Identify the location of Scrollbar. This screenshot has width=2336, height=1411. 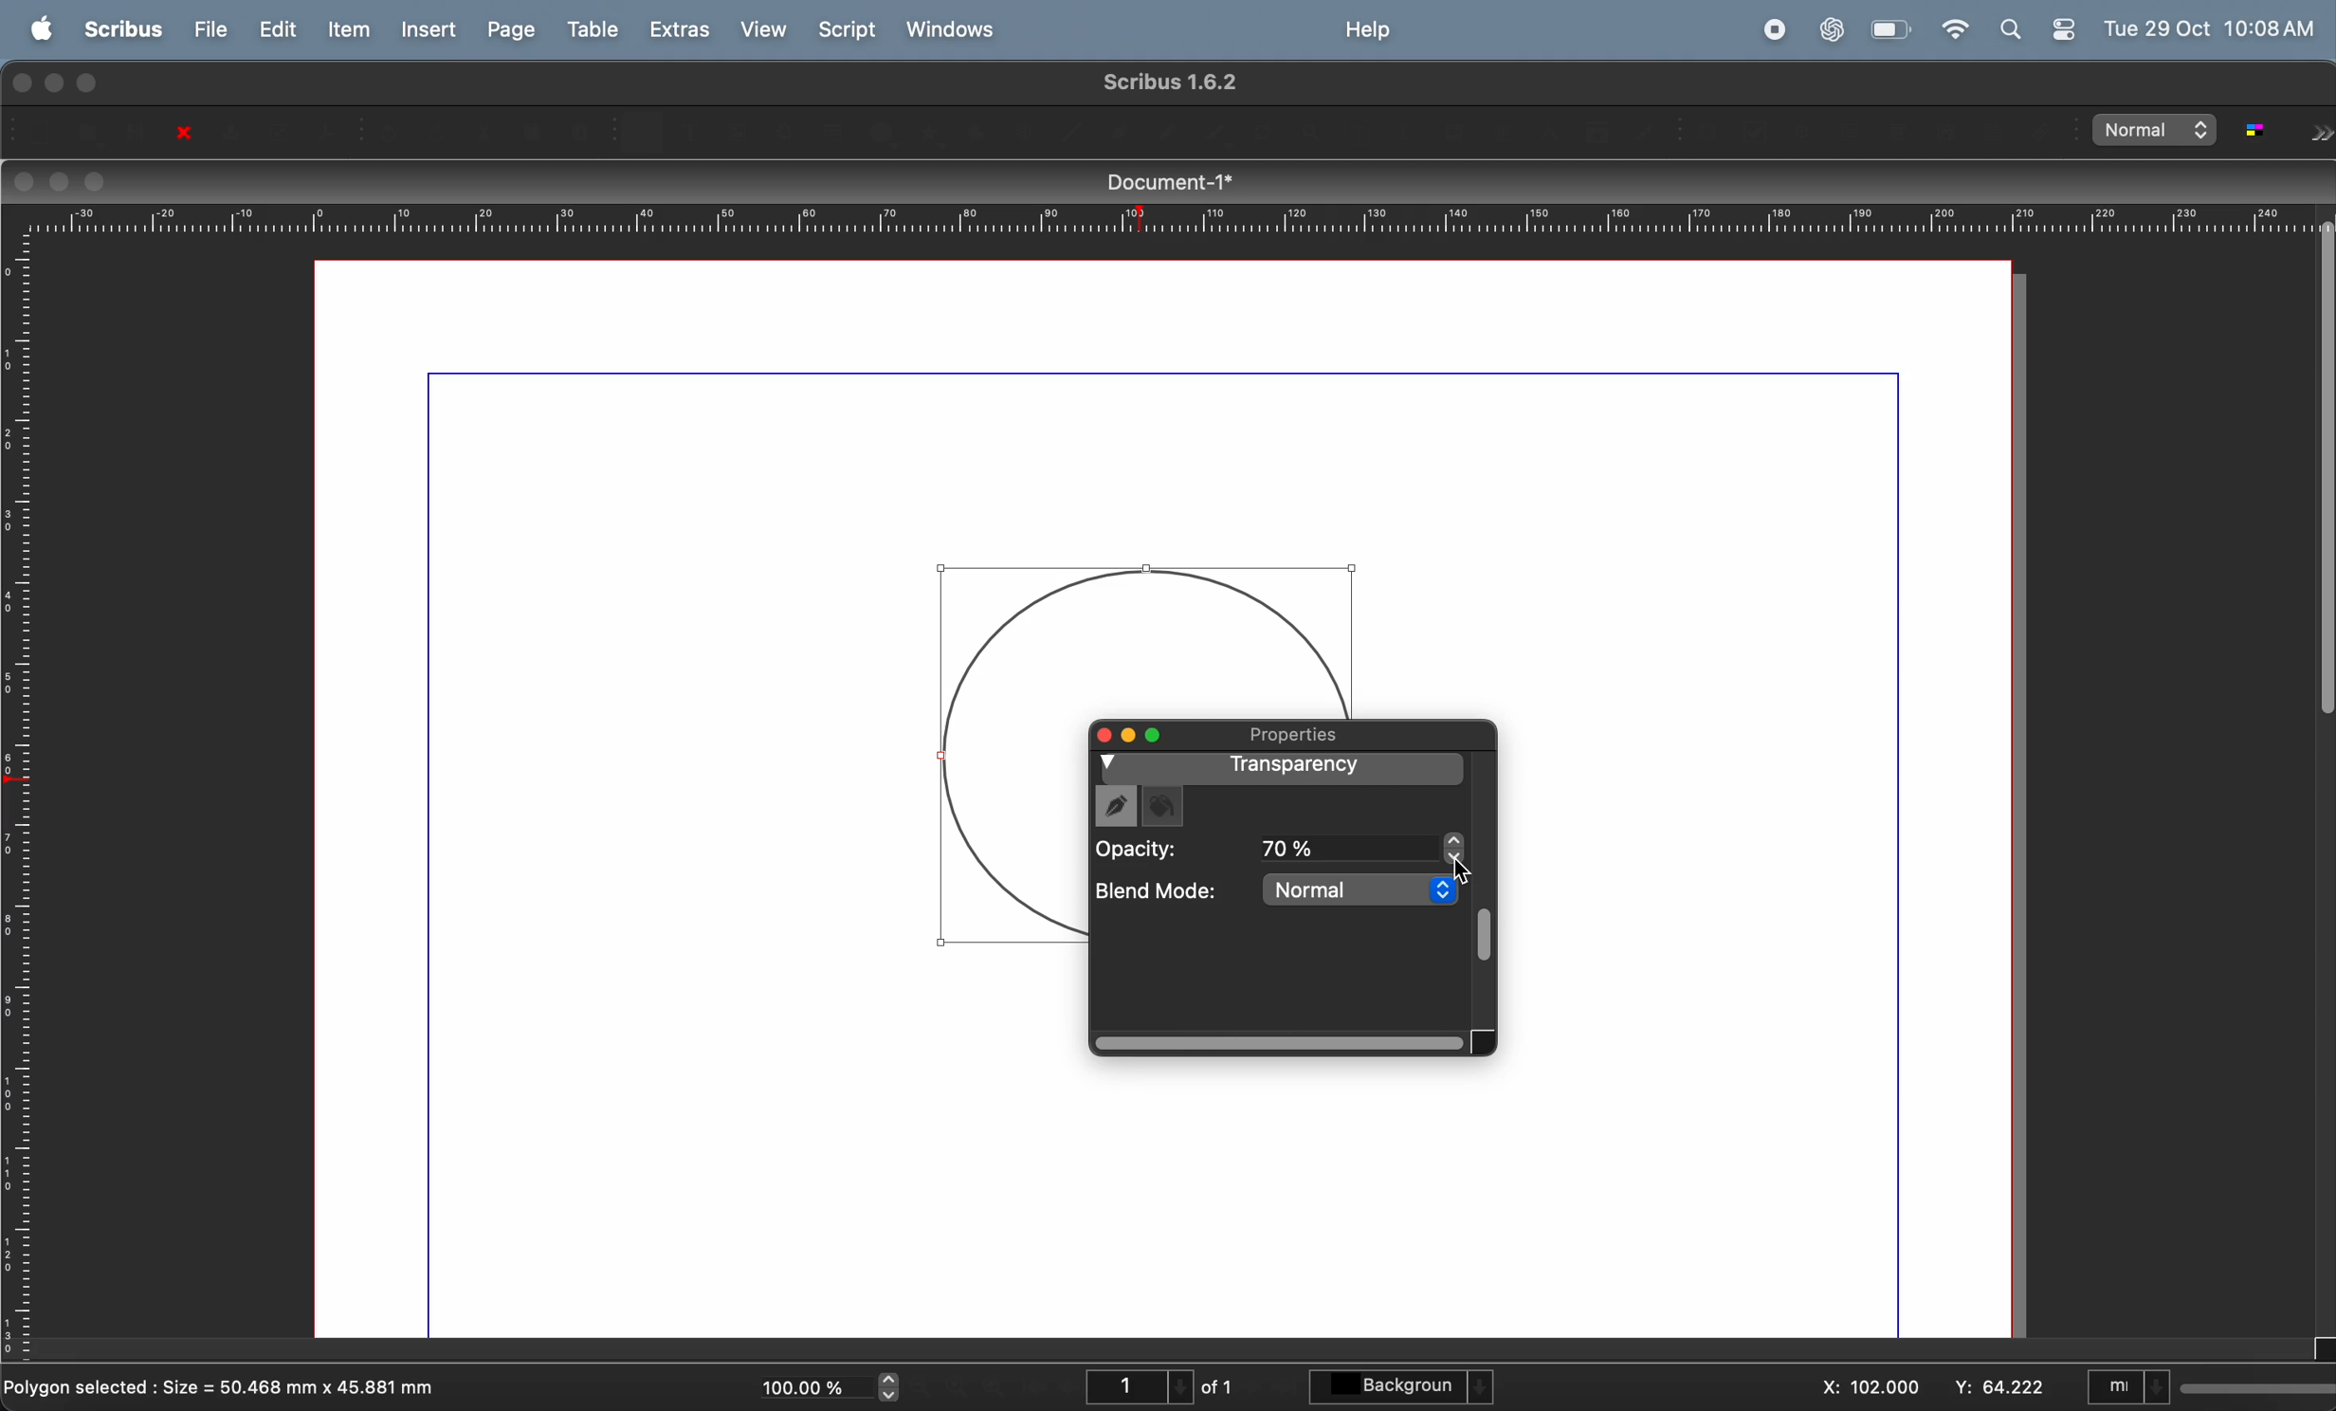
(1282, 1044).